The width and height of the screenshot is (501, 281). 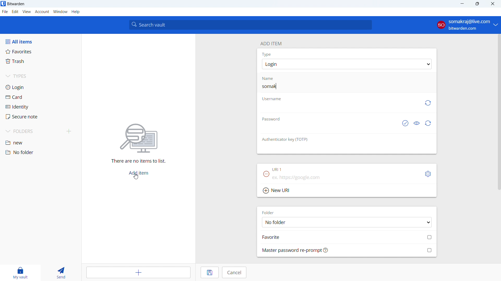 I want to click on account, so click(x=42, y=12).